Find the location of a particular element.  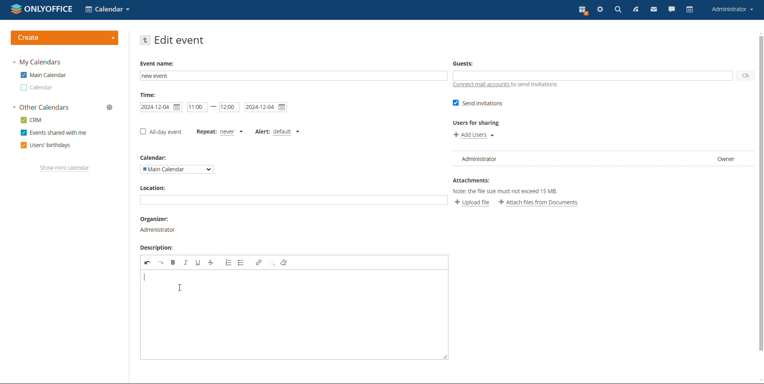

to send invitations is located at coordinates (538, 85).